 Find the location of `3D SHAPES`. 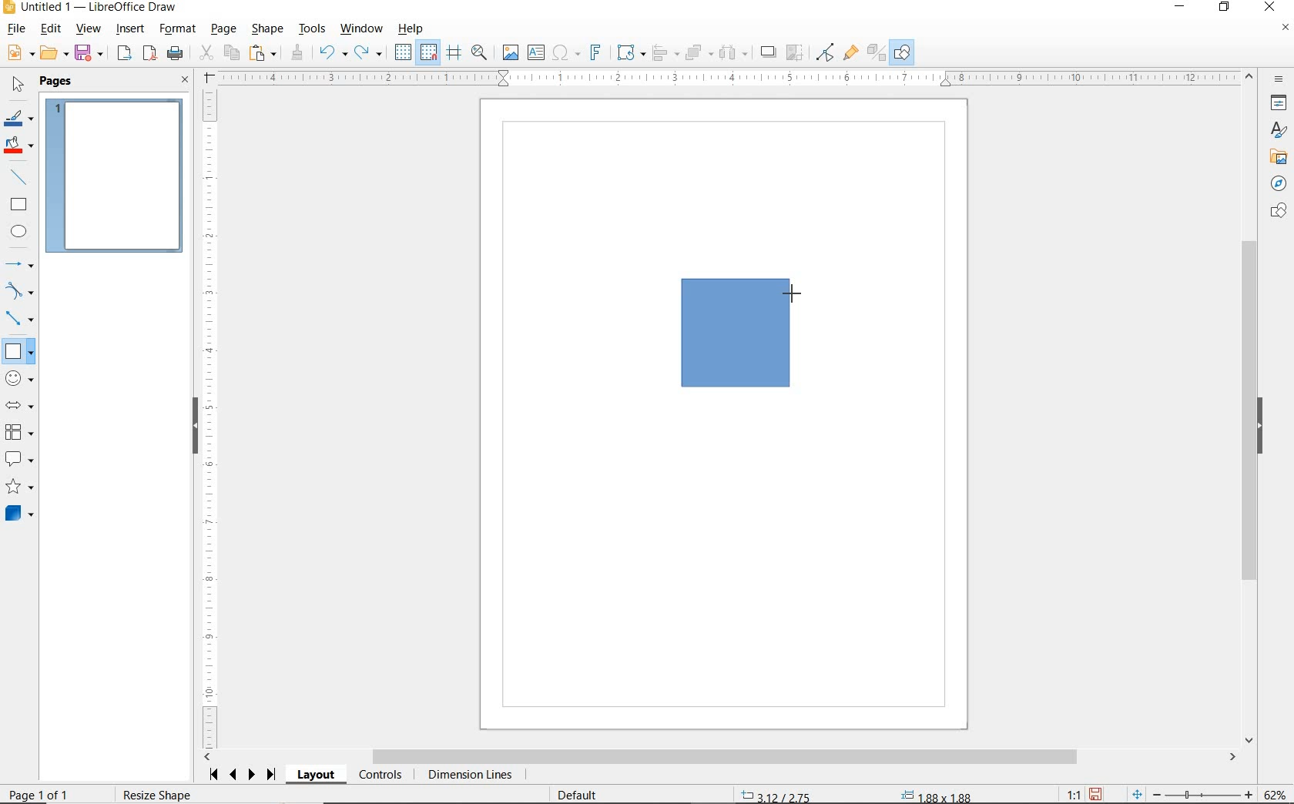

3D SHAPES is located at coordinates (19, 514).